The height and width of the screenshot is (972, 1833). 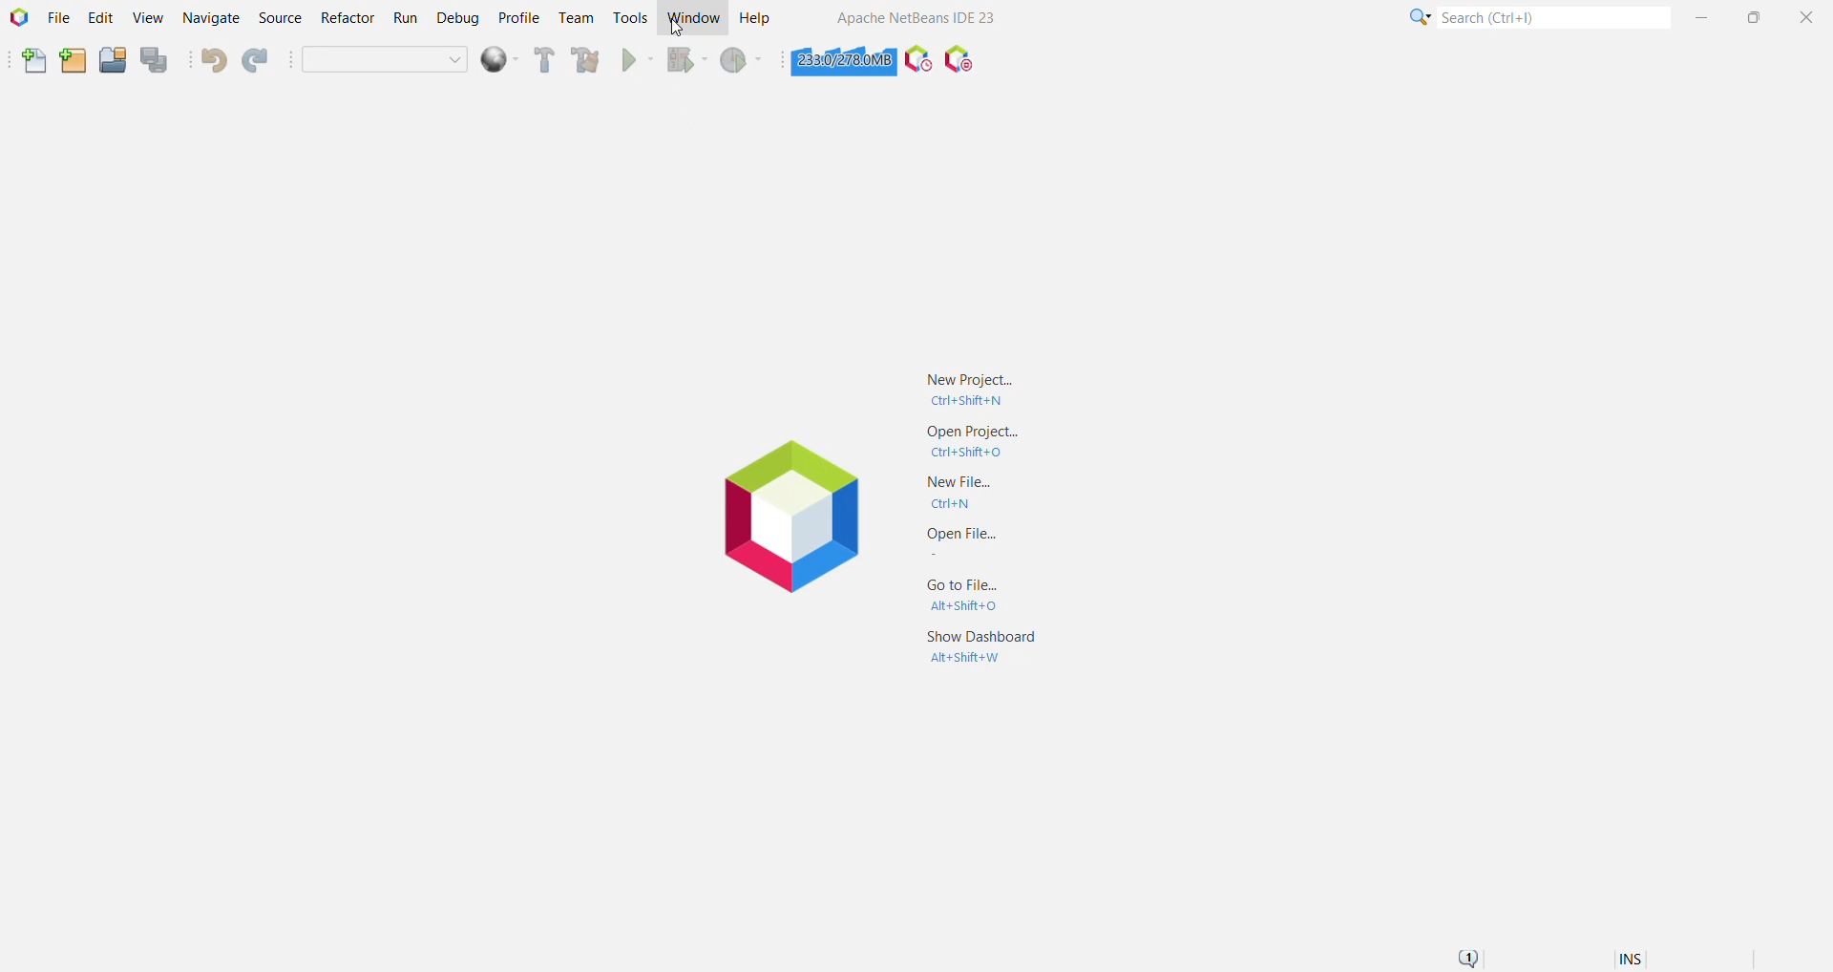 What do you see at coordinates (779, 517) in the screenshot?
I see `Application Logo` at bounding box center [779, 517].